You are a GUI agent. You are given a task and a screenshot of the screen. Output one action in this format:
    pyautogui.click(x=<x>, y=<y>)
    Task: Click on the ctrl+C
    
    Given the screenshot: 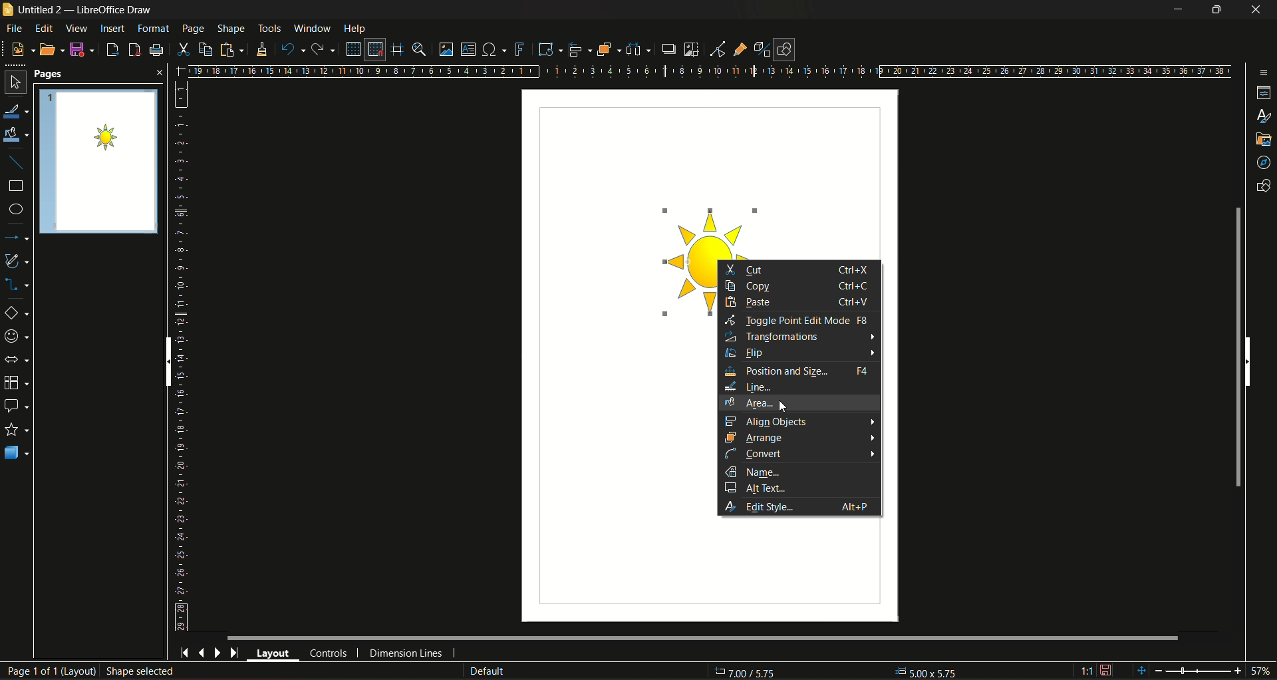 What is the action you would take?
    pyautogui.click(x=856, y=287)
    